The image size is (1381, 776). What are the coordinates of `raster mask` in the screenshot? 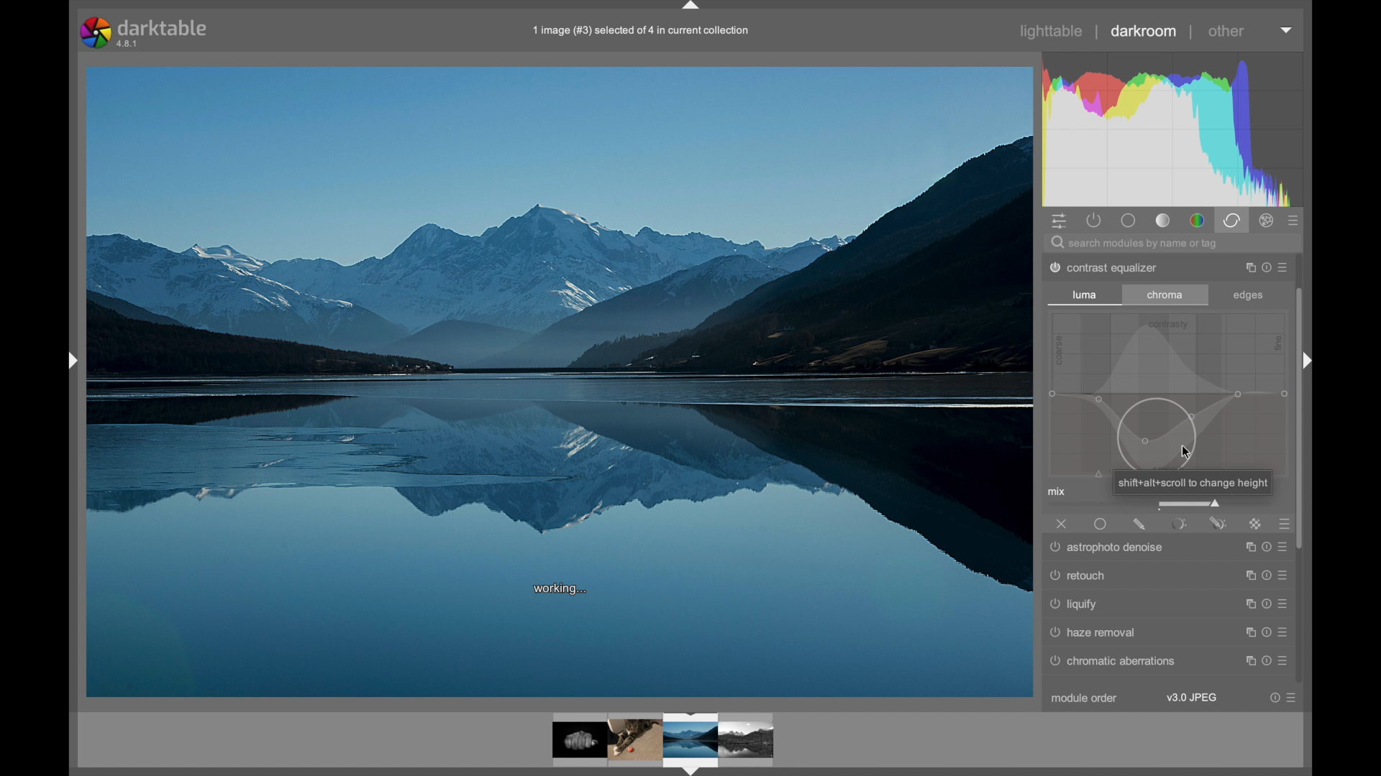 It's located at (1256, 525).